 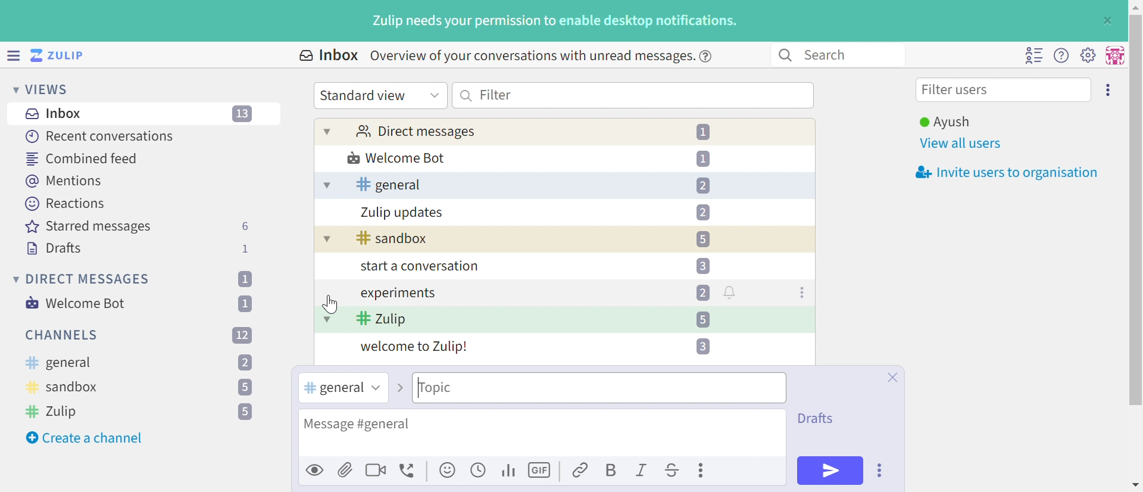 I want to click on 1, so click(x=705, y=132).